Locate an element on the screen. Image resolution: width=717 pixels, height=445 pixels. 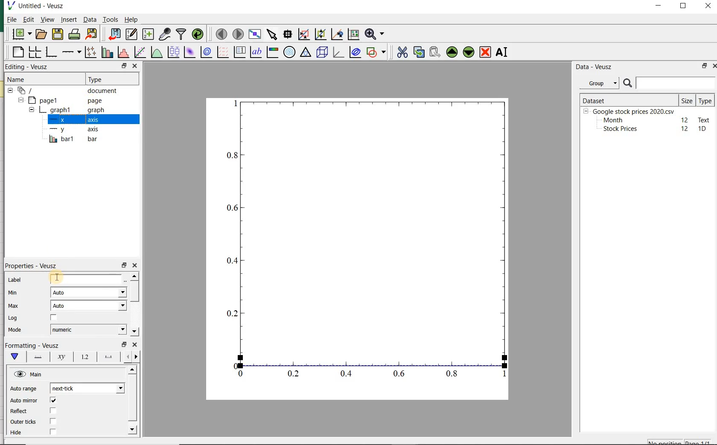
print the document is located at coordinates (74, 35).